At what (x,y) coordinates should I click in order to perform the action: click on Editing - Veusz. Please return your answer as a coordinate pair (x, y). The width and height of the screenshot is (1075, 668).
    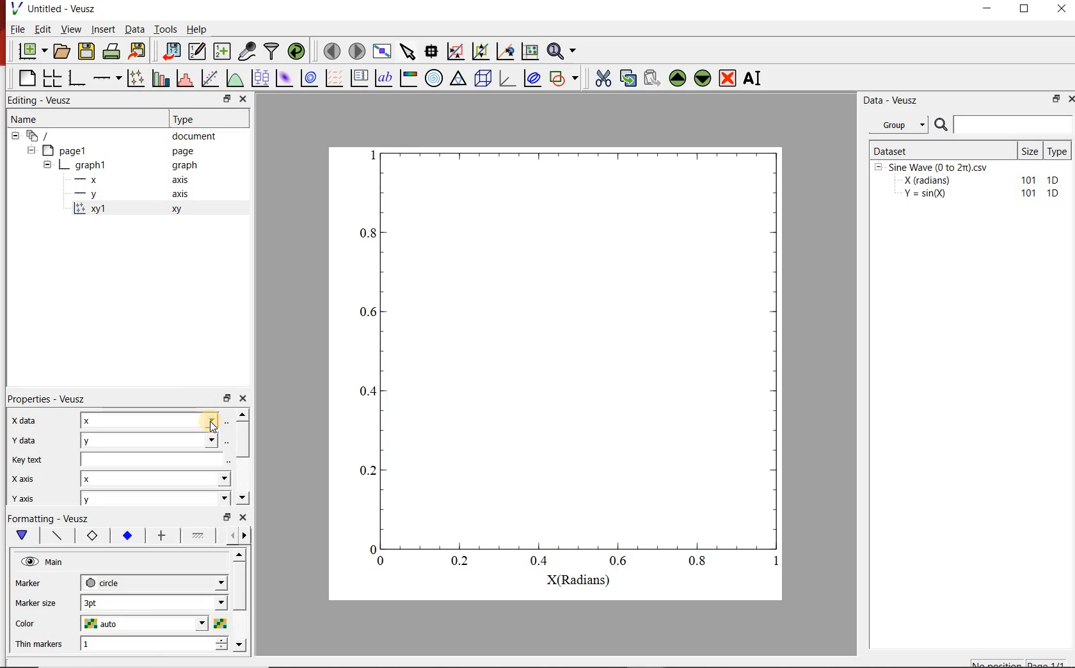
    Looking at the image, I should click on (42, 100).